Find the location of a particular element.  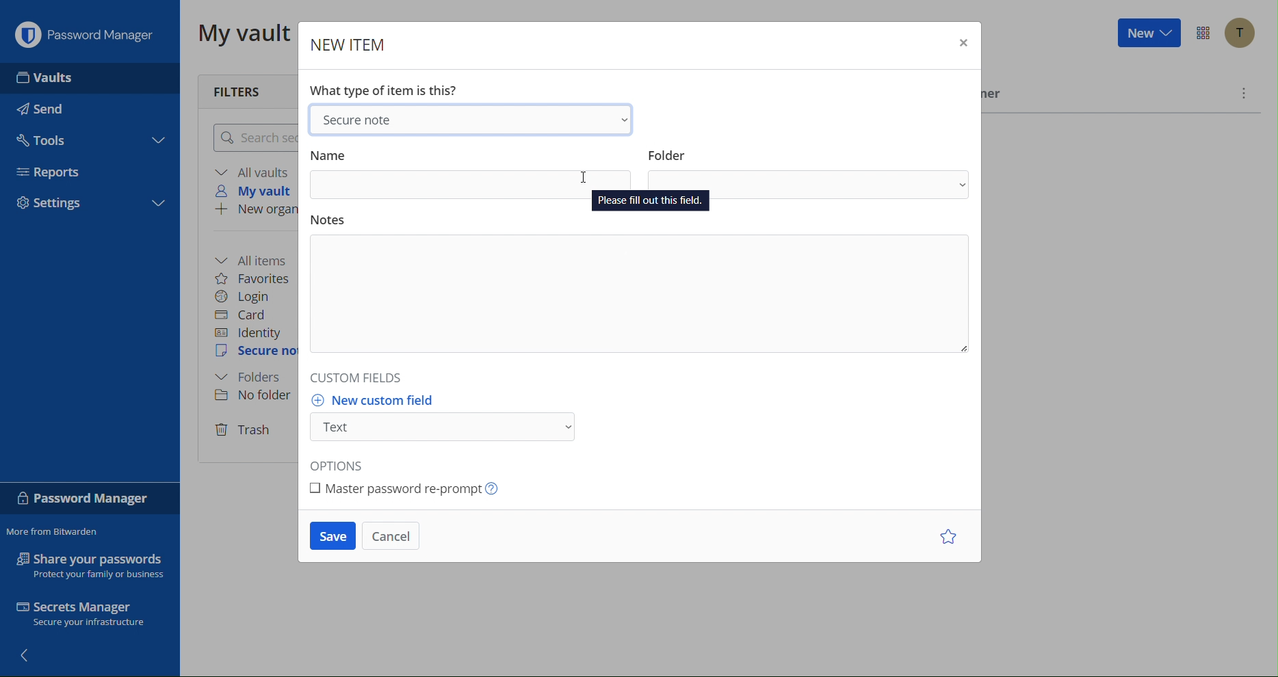

Search logins is located at coordinates (252, 137).